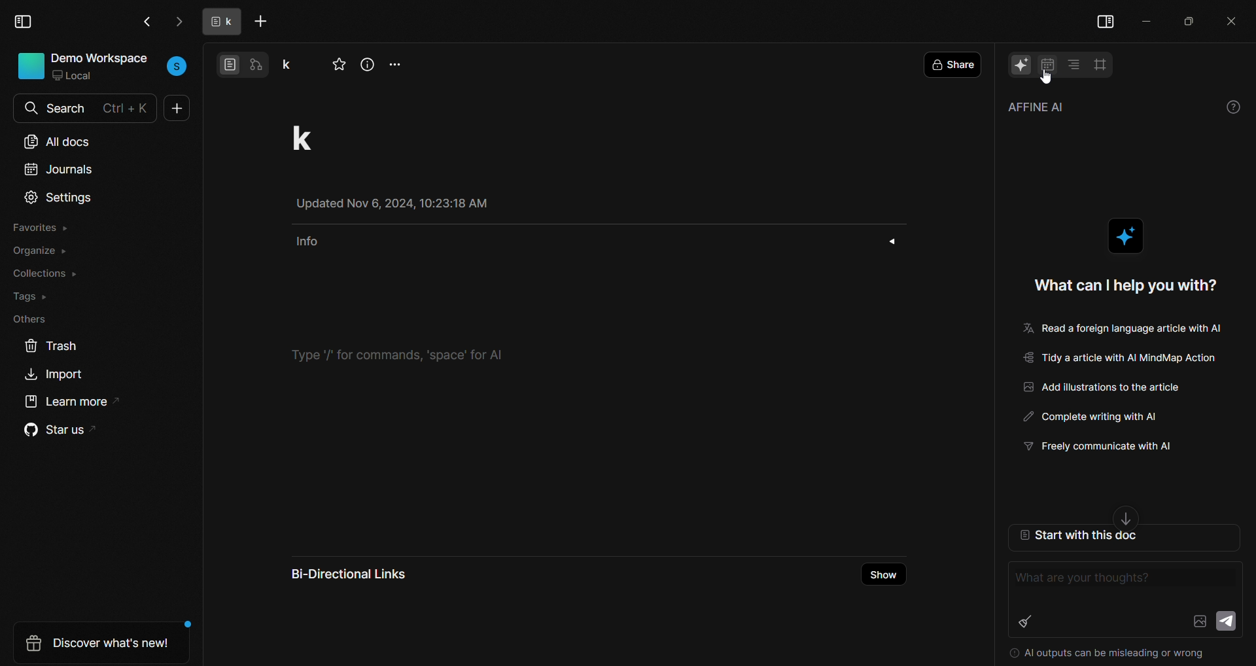  Describe the element at coordinates (1234, 107) in the screenshot. I see `help` at that location.